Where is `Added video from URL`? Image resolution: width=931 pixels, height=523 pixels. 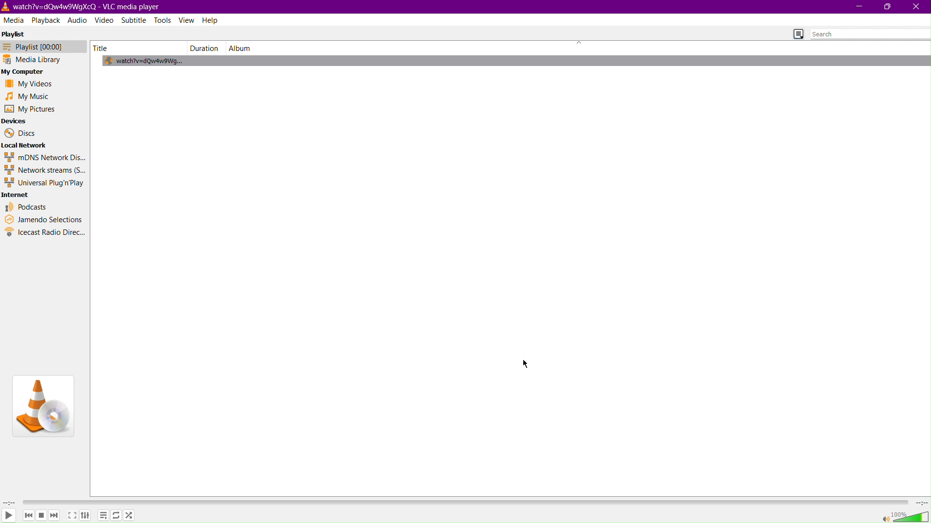
Added video from URL is located at coordinates (153, 61).